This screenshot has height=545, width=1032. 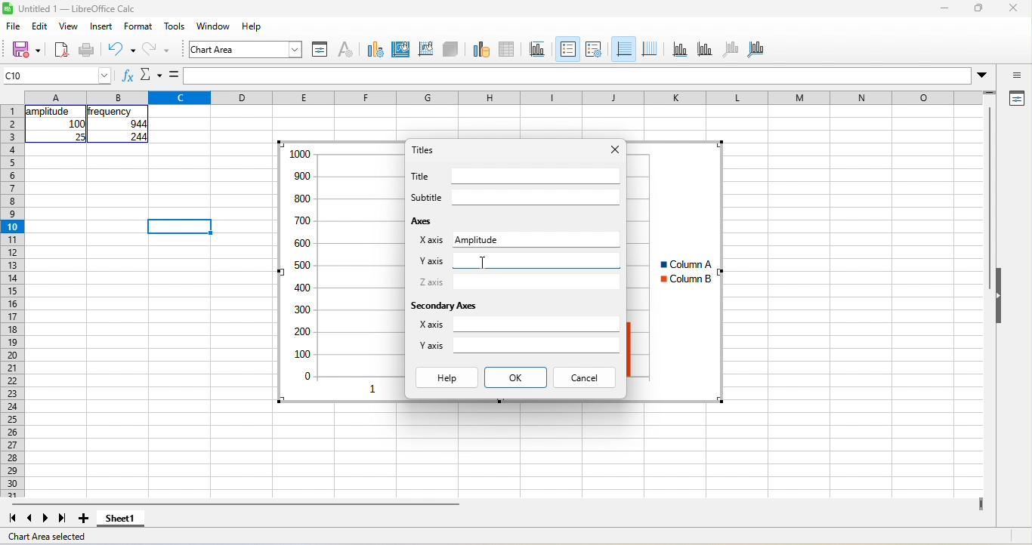 What do you see at coordinates (999, 295) in the screenshot?
I see `Collapse/Expand` at bounding box center [999, 295].